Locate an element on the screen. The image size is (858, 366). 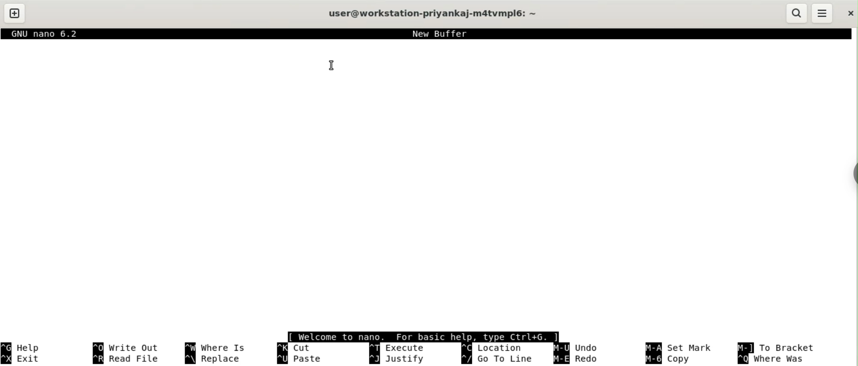
sidebar is located at coordinates (852, 174).